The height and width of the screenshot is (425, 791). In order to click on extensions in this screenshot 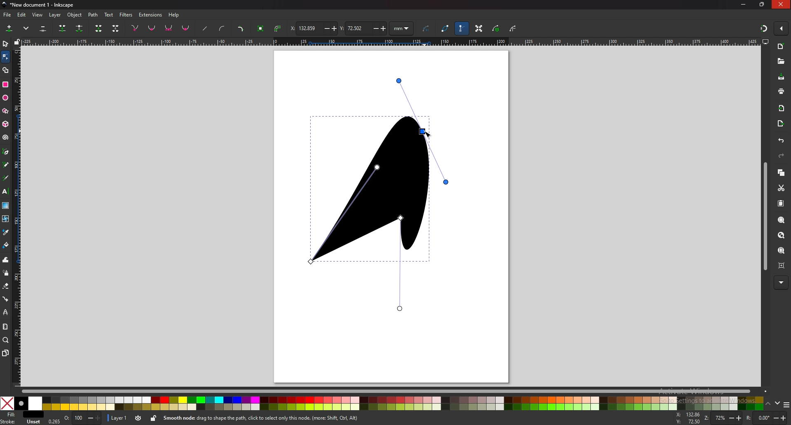, I will do `click(151, 15)`.